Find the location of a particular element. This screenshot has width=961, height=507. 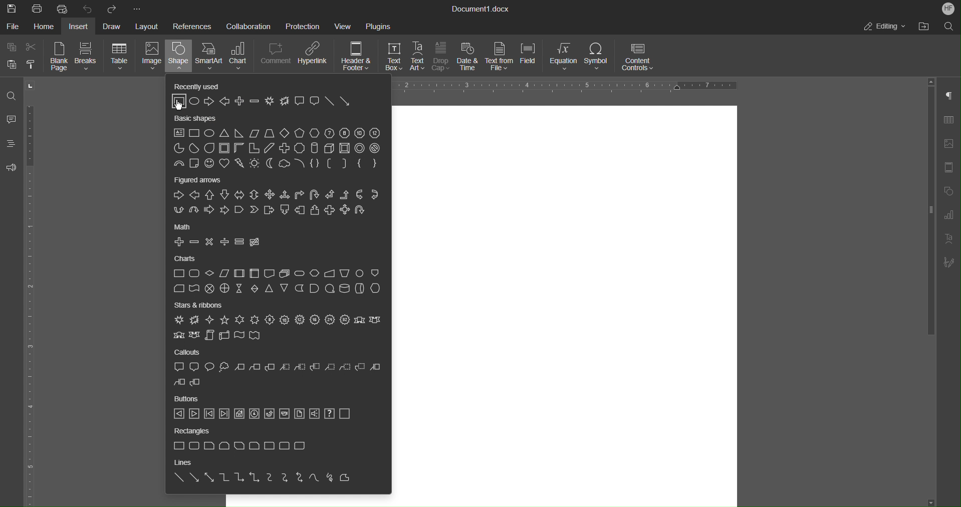

Figured Arrows is located at coordinates (202, 181).